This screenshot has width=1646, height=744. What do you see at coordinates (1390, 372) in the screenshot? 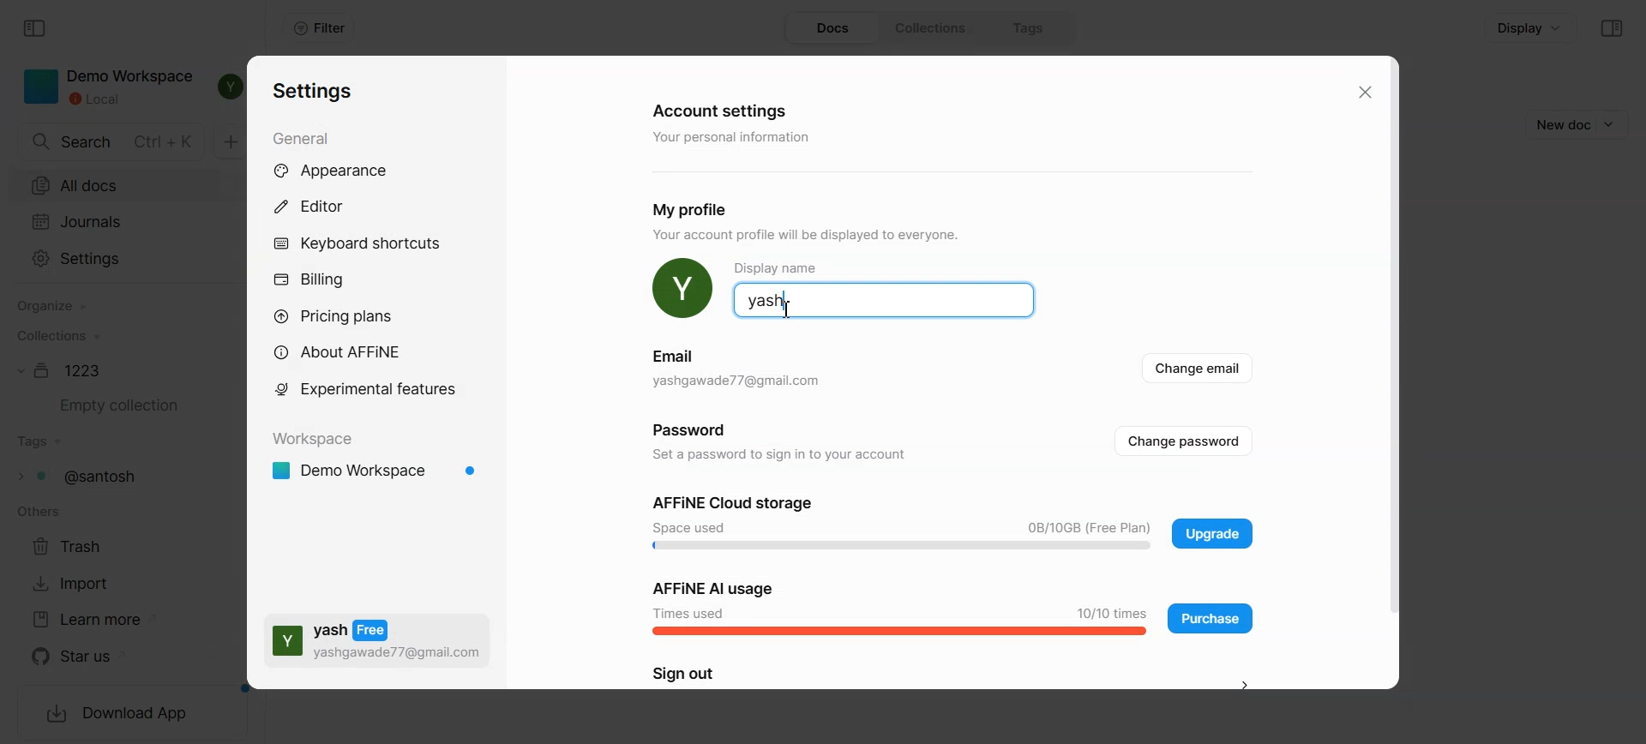
I see `Vertical scroll bar` at bounding box center [1390, 372].